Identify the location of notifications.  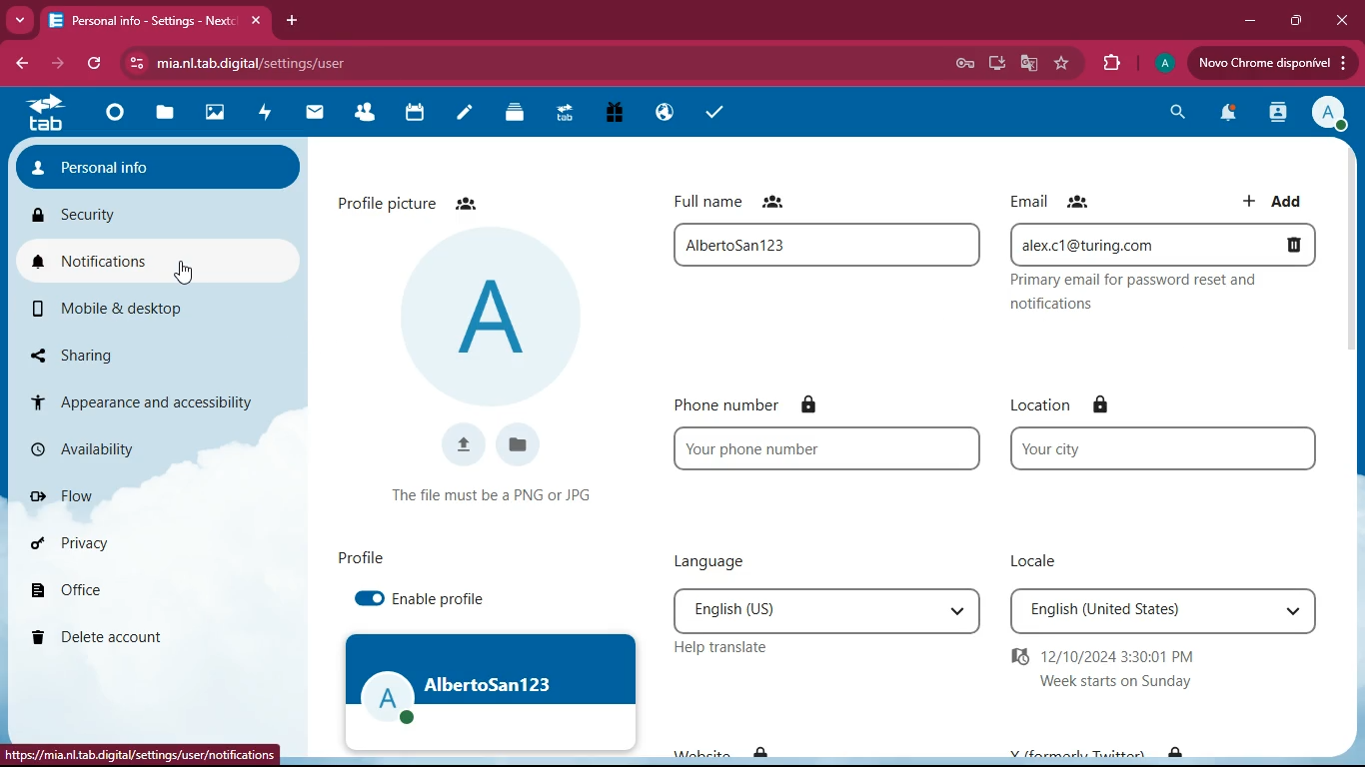
(1229, 115).